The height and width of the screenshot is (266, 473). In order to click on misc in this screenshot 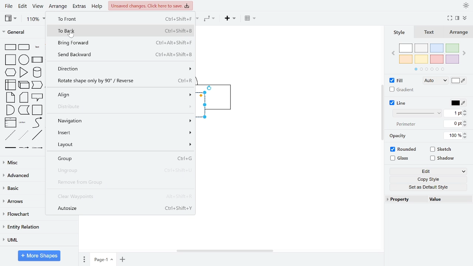, I will do `click(23, 162)`.